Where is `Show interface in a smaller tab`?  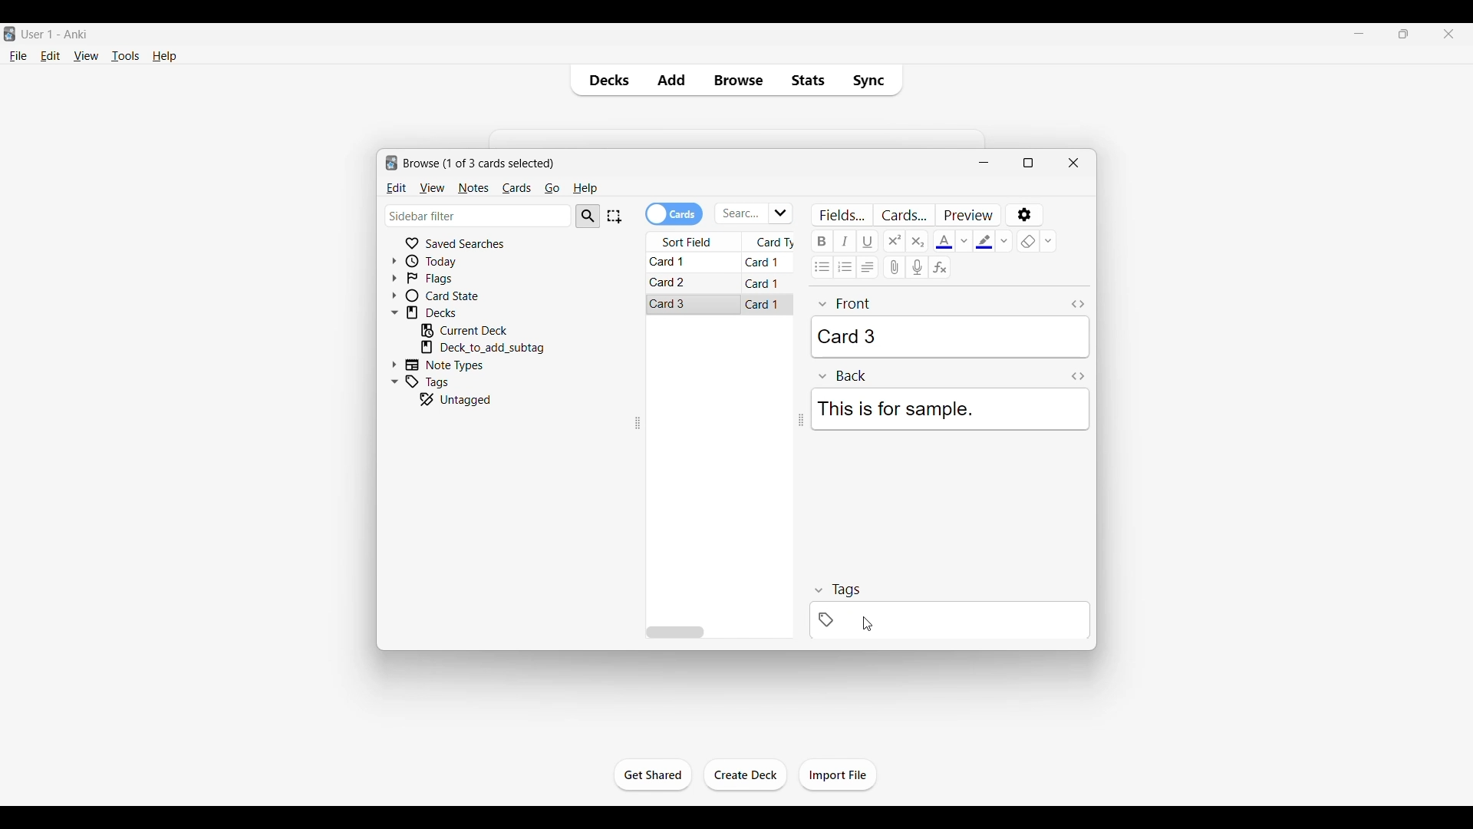
Show interface in a smaller tab is located at coordinates (1403, 34).